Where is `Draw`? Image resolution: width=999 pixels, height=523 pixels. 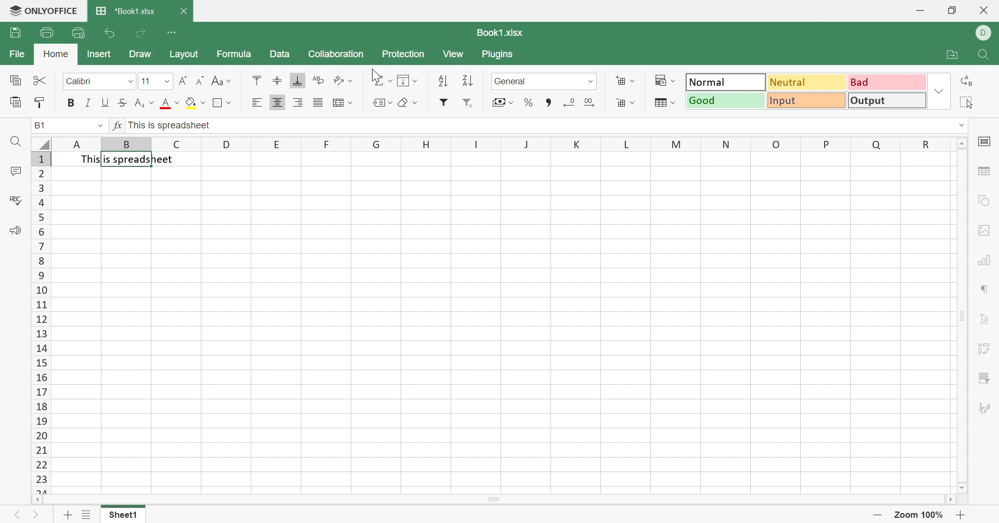
Draw is located at coordinates (139, 53).